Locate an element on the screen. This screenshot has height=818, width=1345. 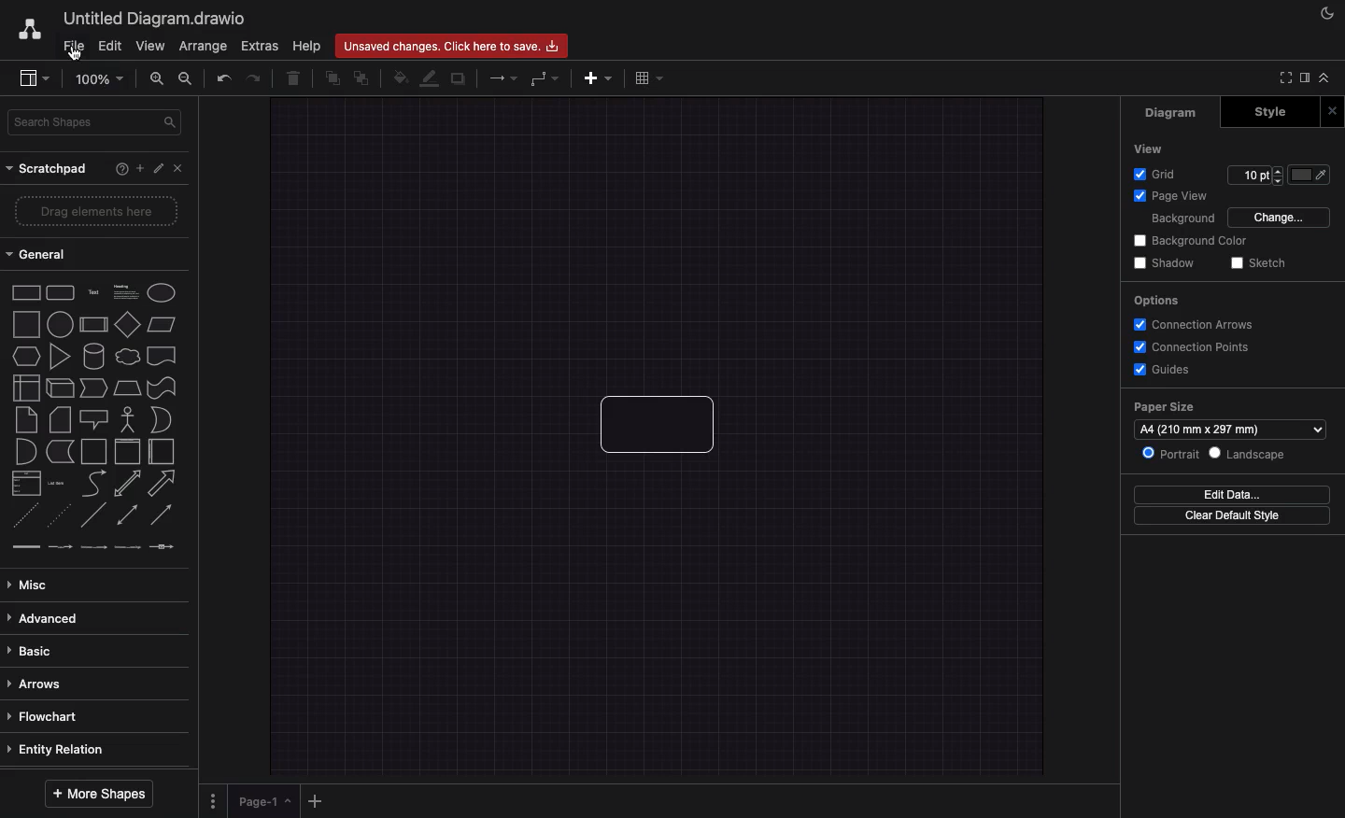
To front is located at coordinates (331, 81).